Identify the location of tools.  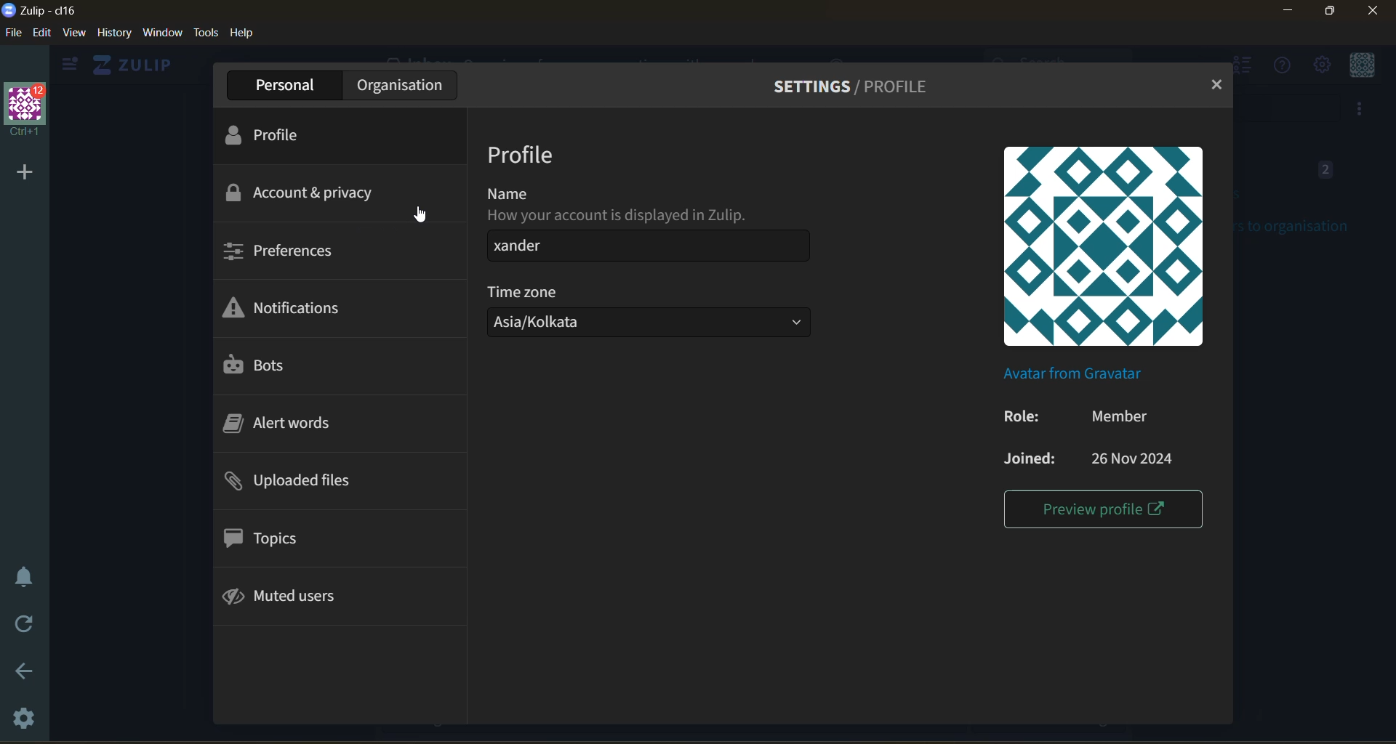
(206, 33).